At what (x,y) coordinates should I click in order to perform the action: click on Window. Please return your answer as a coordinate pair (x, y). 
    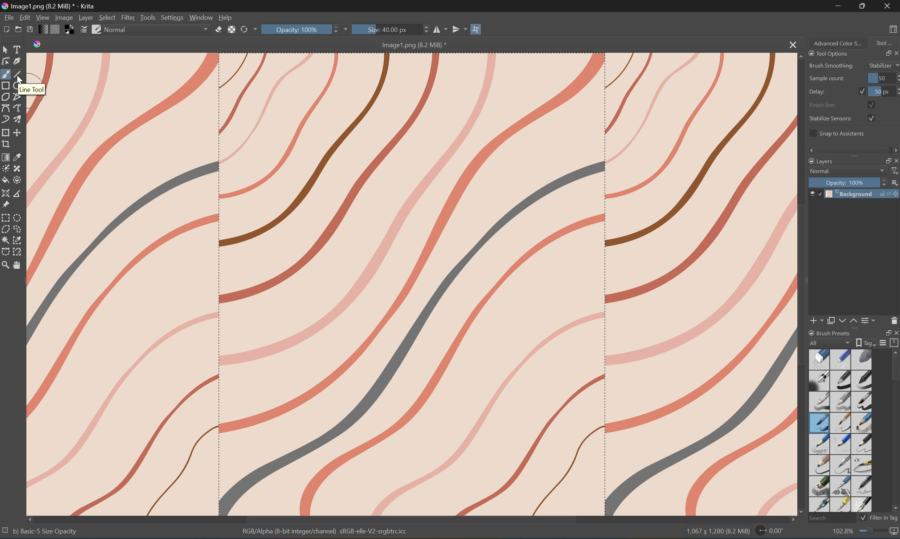
    Looking at the image, I should click on (202, 18).